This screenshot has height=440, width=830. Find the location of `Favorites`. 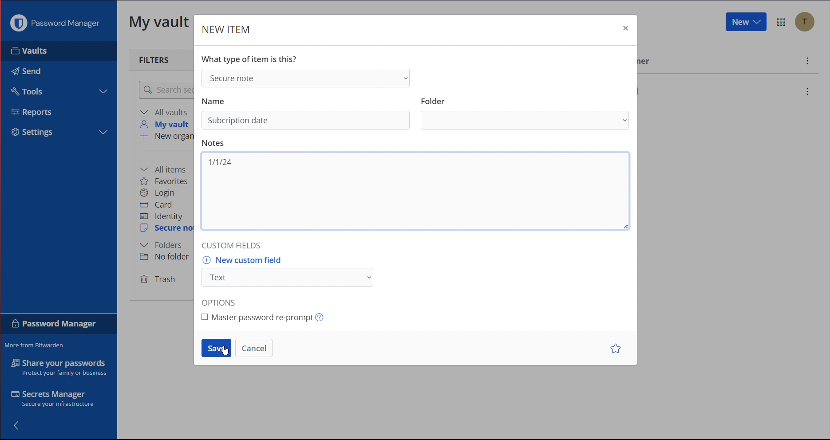

Favorites is located at coordinates (165, 181).